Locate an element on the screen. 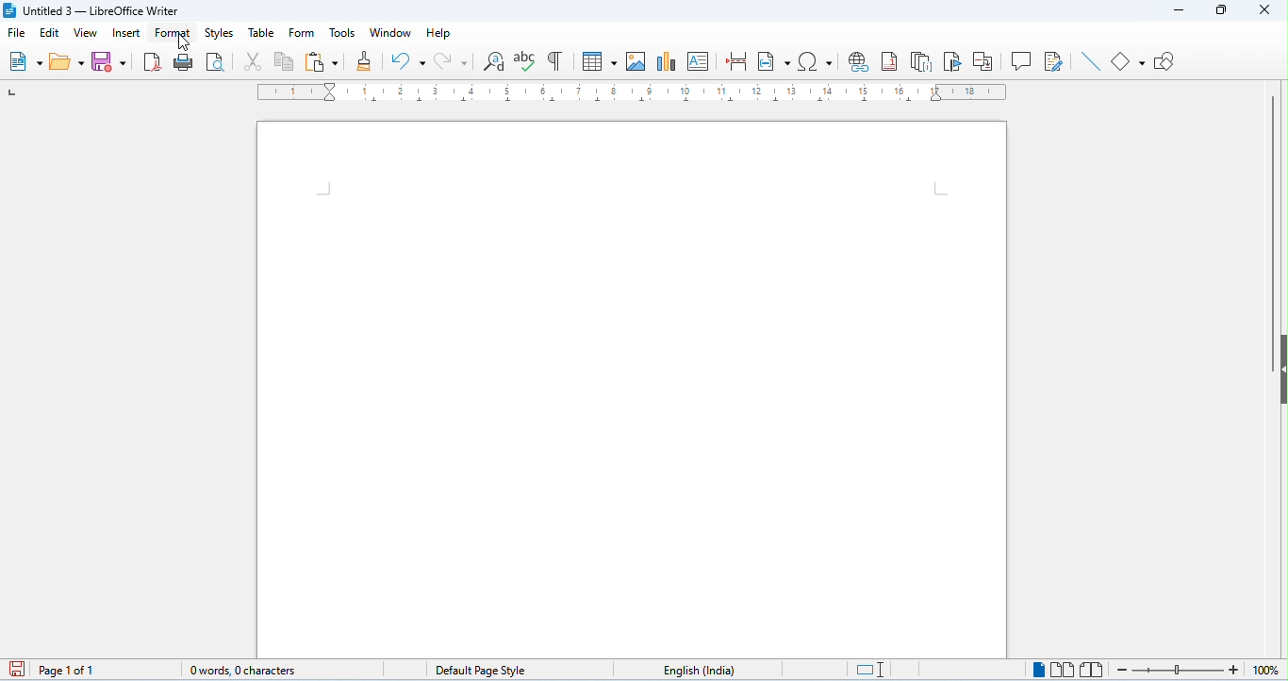  print is located at coordinates (185, 63).